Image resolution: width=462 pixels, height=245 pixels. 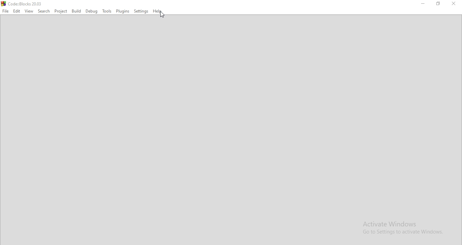 What do you see at coordinates (423, 4) in the screenshot?
I see `Minimise` at bounding box center [423, 4].